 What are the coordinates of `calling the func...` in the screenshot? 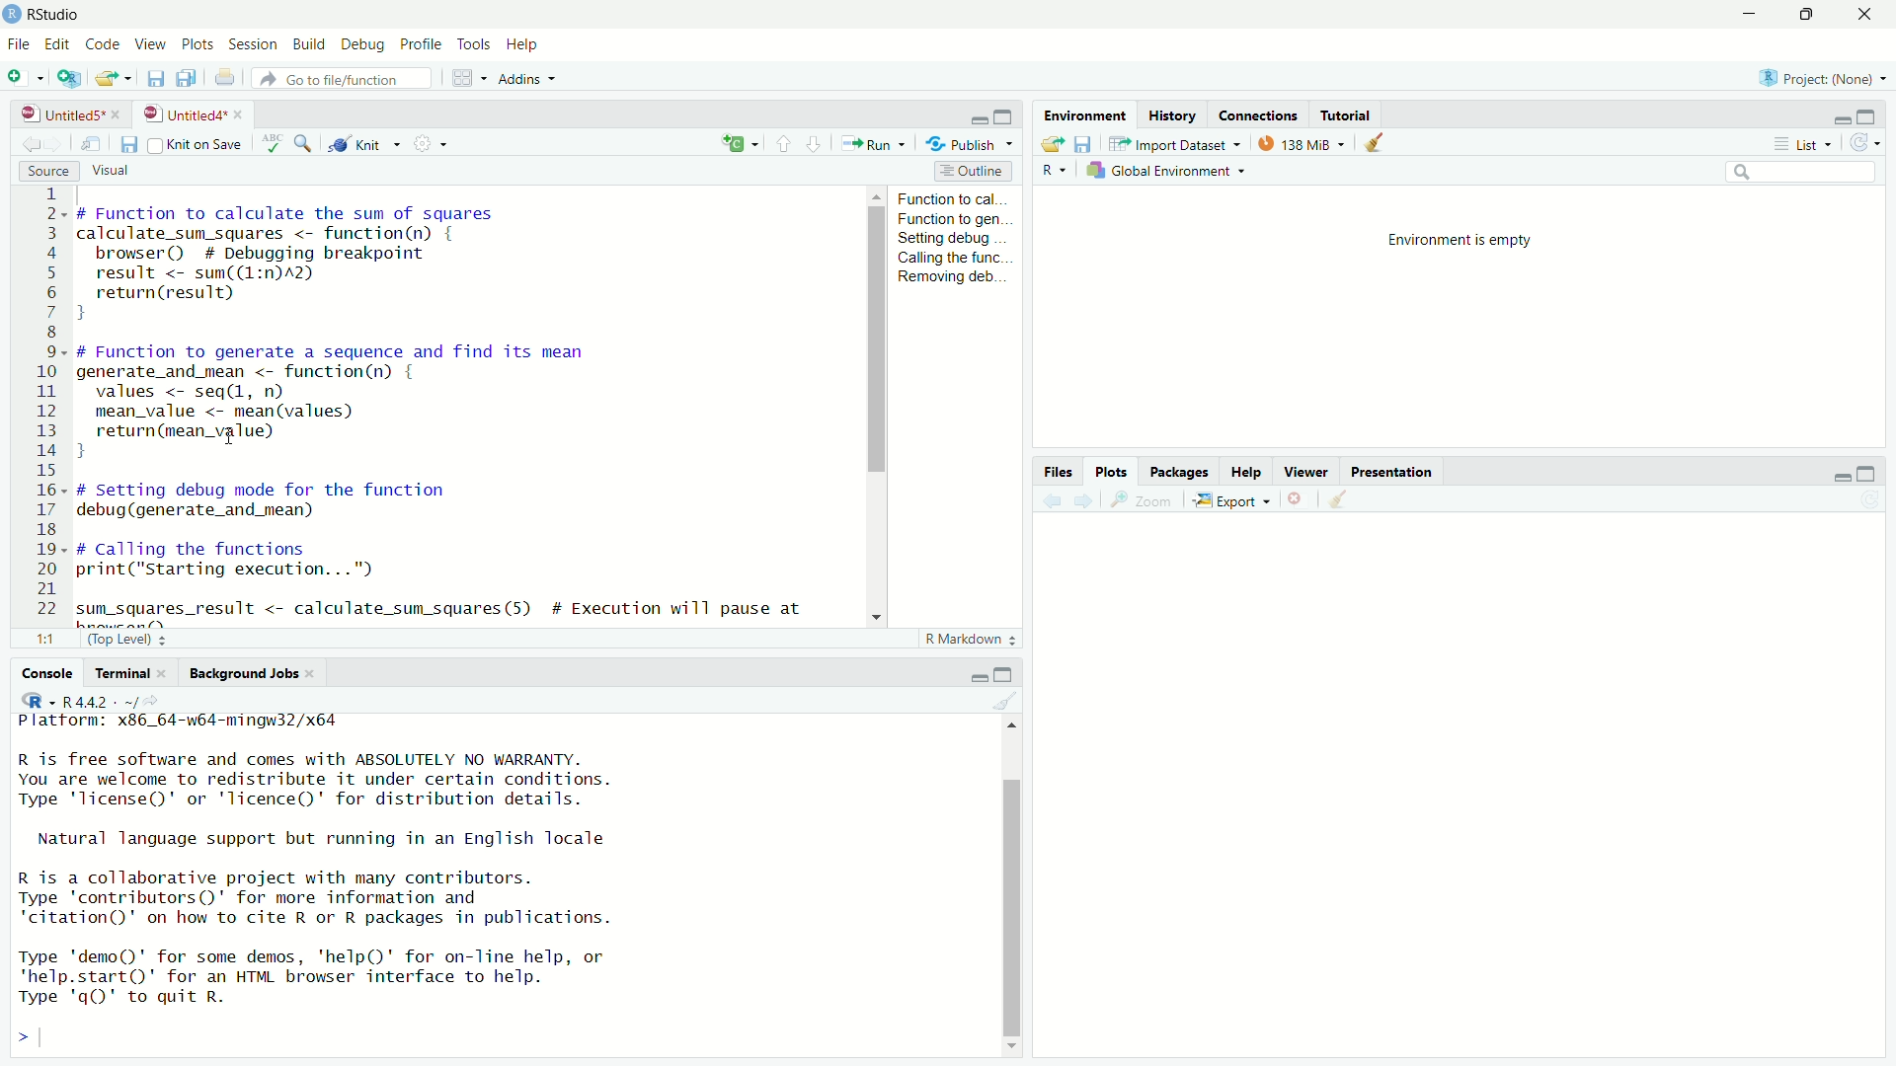 It's located at (959, 259).